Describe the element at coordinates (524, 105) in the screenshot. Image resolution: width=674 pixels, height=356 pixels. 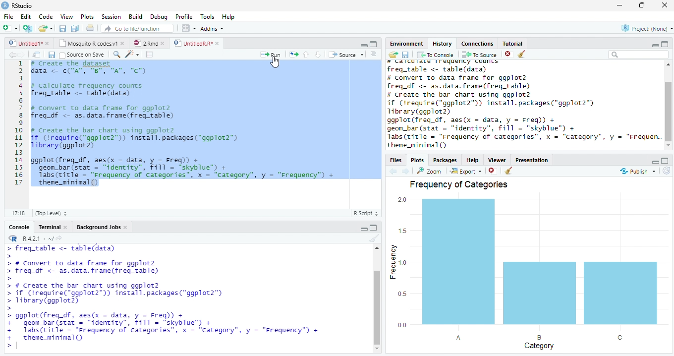
I see `UTA “Ur SERSeS—
# Convert to data frame for ggplot2

freq_df <- as.data.frame(freq_table)

# Create the bar chart using ggplot2

if (!require(“ggplot2")) install.packages("ggplot2”)
Tibrary(ggplot2)

ggplot (freq df, aes(x = data, y = Freq)) +

geom_bar (stat = “identity”, fill = "skyblue") +

Tabs (title = "Frequency of Categories”, x = “Category”, y = "Frequen.
theme slelen Bf)` at that location.